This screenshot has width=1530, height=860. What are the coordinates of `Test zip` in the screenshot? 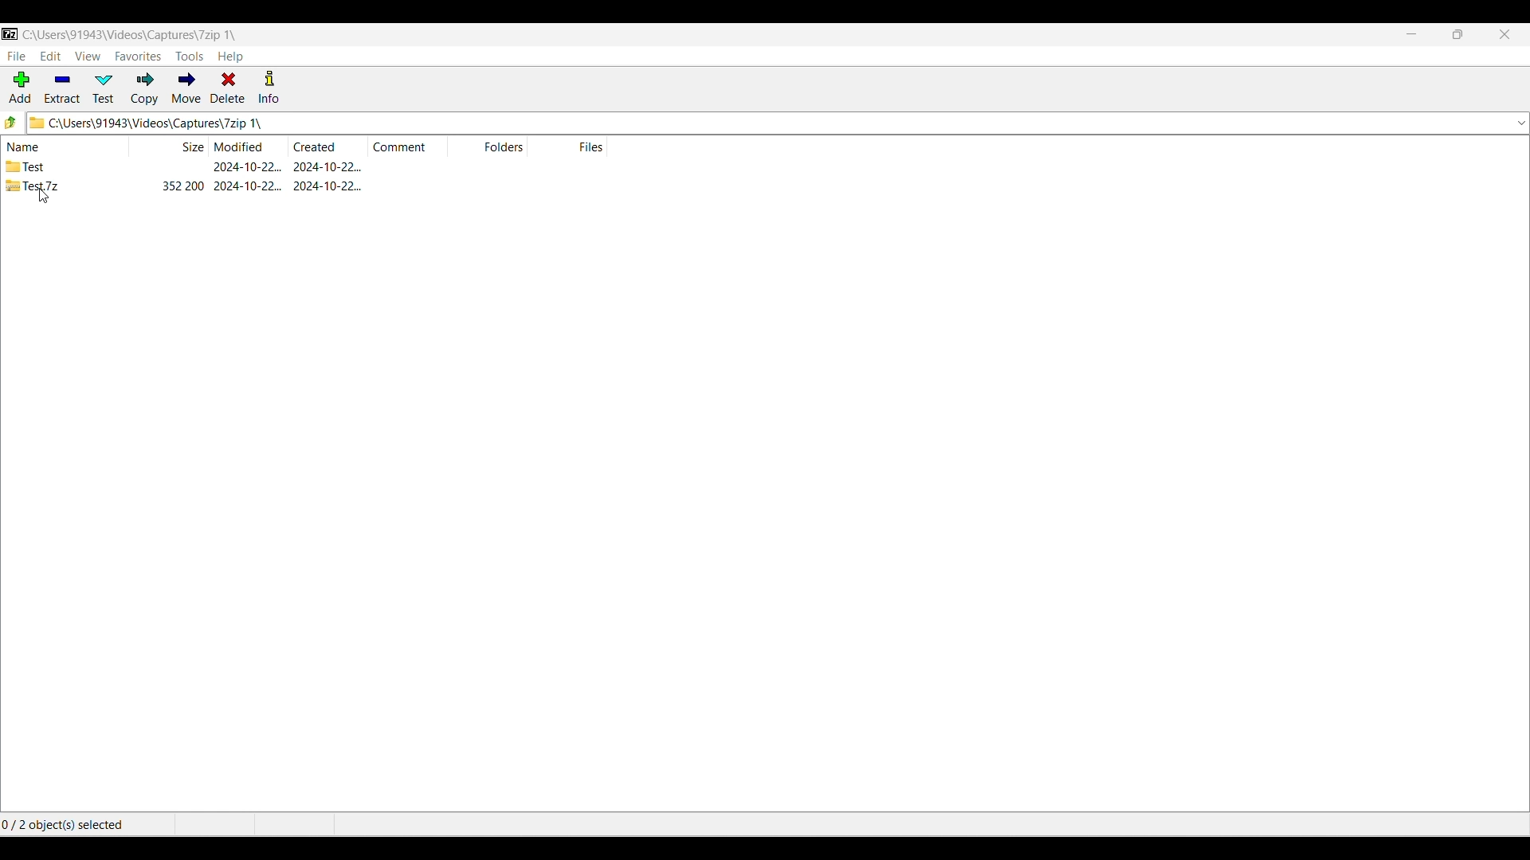 It's located at (60, 185).